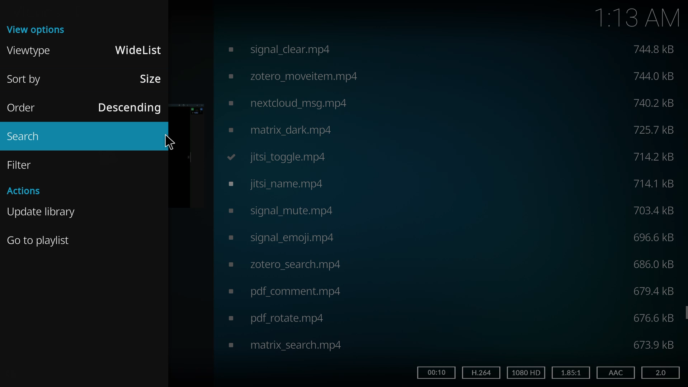 This screenshot has height=387, width=688. What do you see at coordinates (654, 129) in the screenshot?
I see `size` at bounding box center [654, 129].